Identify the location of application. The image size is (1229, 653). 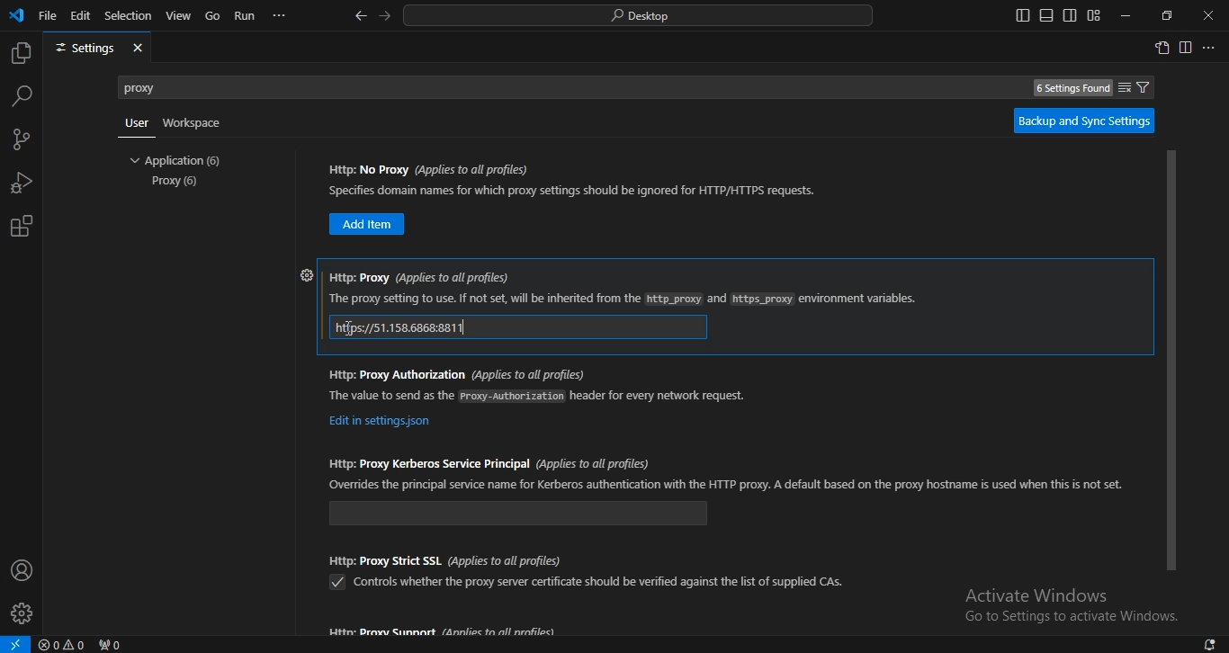
(180, 160).